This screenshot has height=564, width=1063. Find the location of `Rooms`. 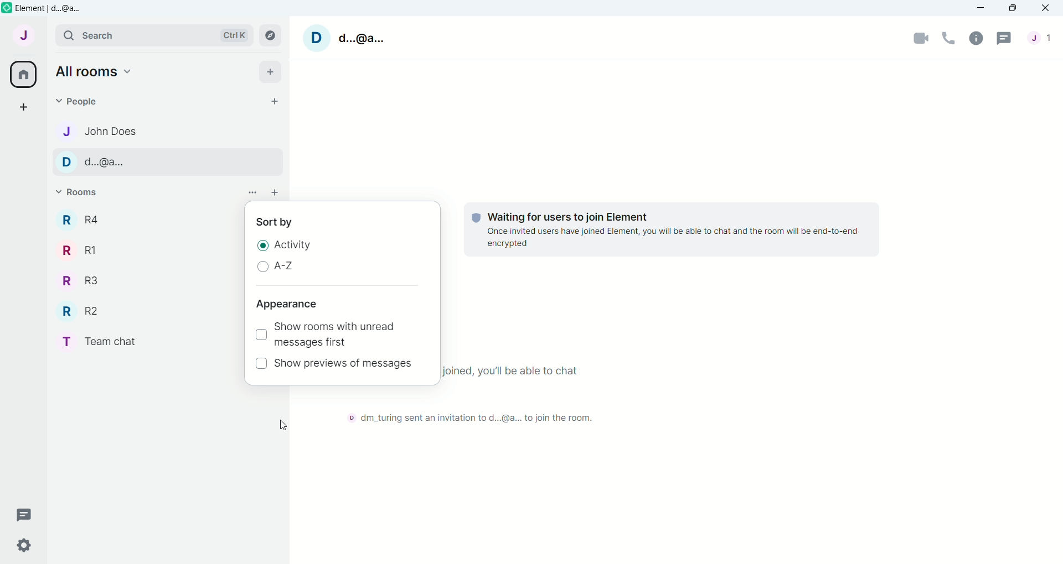

Rooms is located at coordinates (84, 194).